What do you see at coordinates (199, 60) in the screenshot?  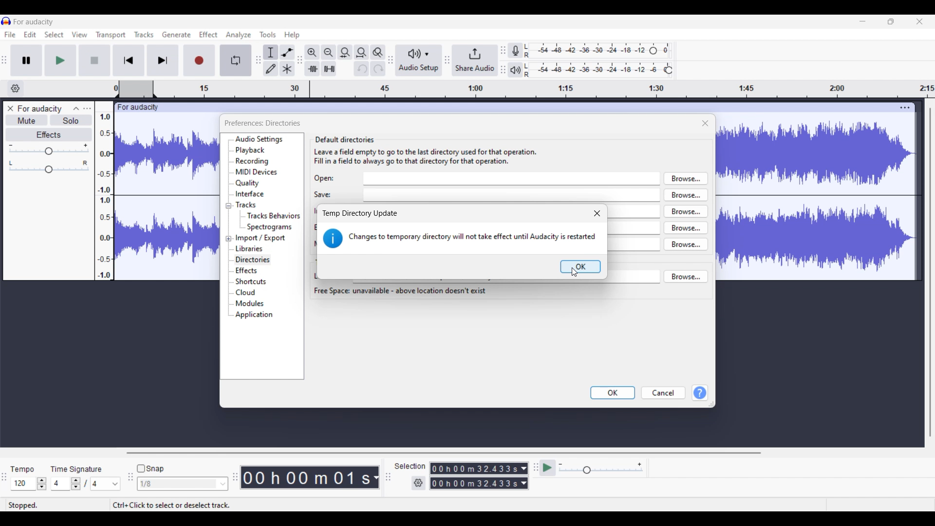 I see `Record/Record new track` at bounding box center [199, 60].